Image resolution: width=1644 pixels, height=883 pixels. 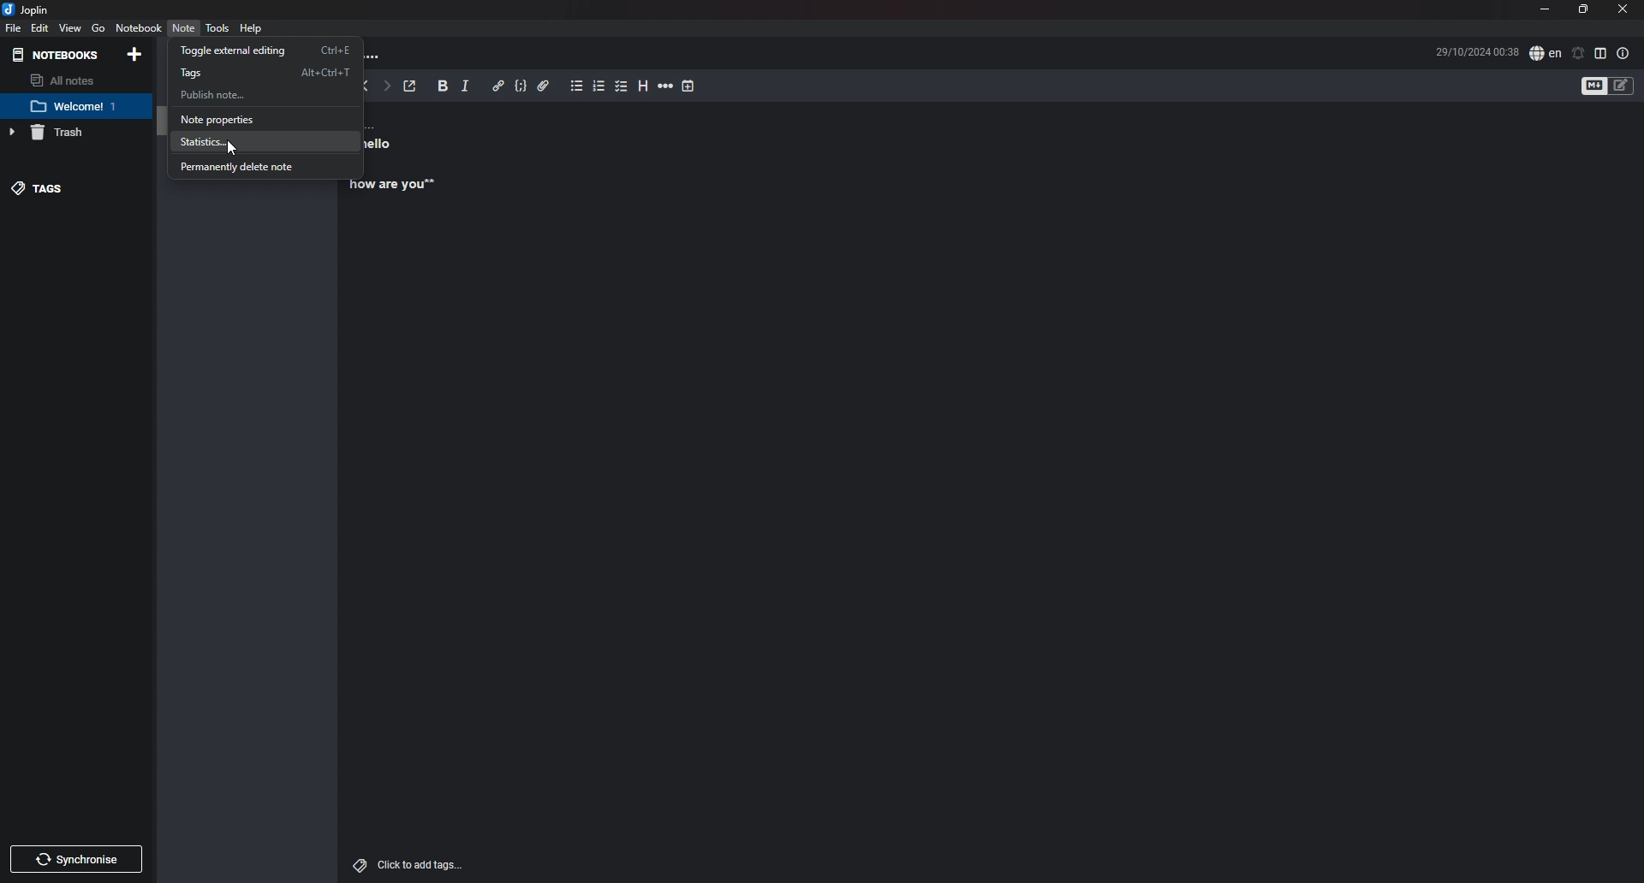 What do you see at coordinates (1624, 9) in the screenshot?
I see `close` at bounding box center [1624, 9].